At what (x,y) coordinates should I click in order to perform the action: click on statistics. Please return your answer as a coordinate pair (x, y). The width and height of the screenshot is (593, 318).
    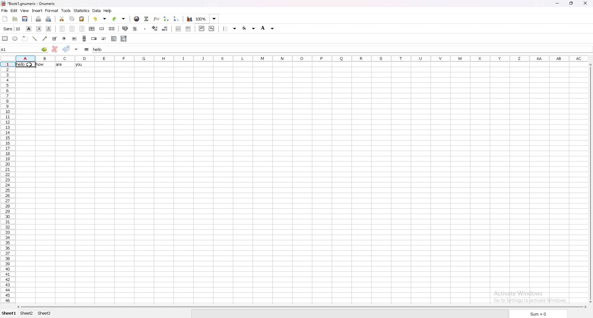
    Looking at the image, I should click on (82, 10).